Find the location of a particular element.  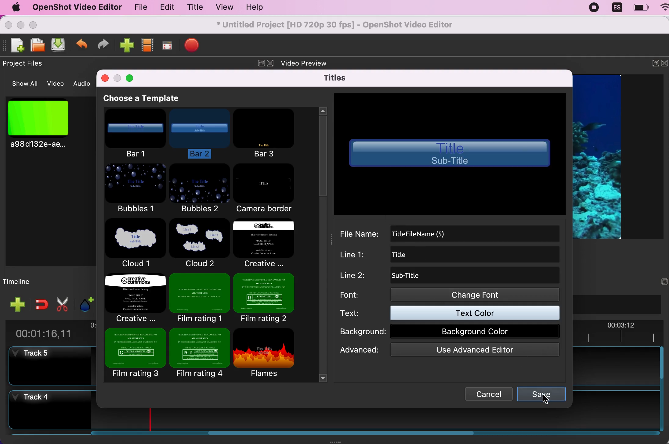

titles is located at coordinates (334, 77).